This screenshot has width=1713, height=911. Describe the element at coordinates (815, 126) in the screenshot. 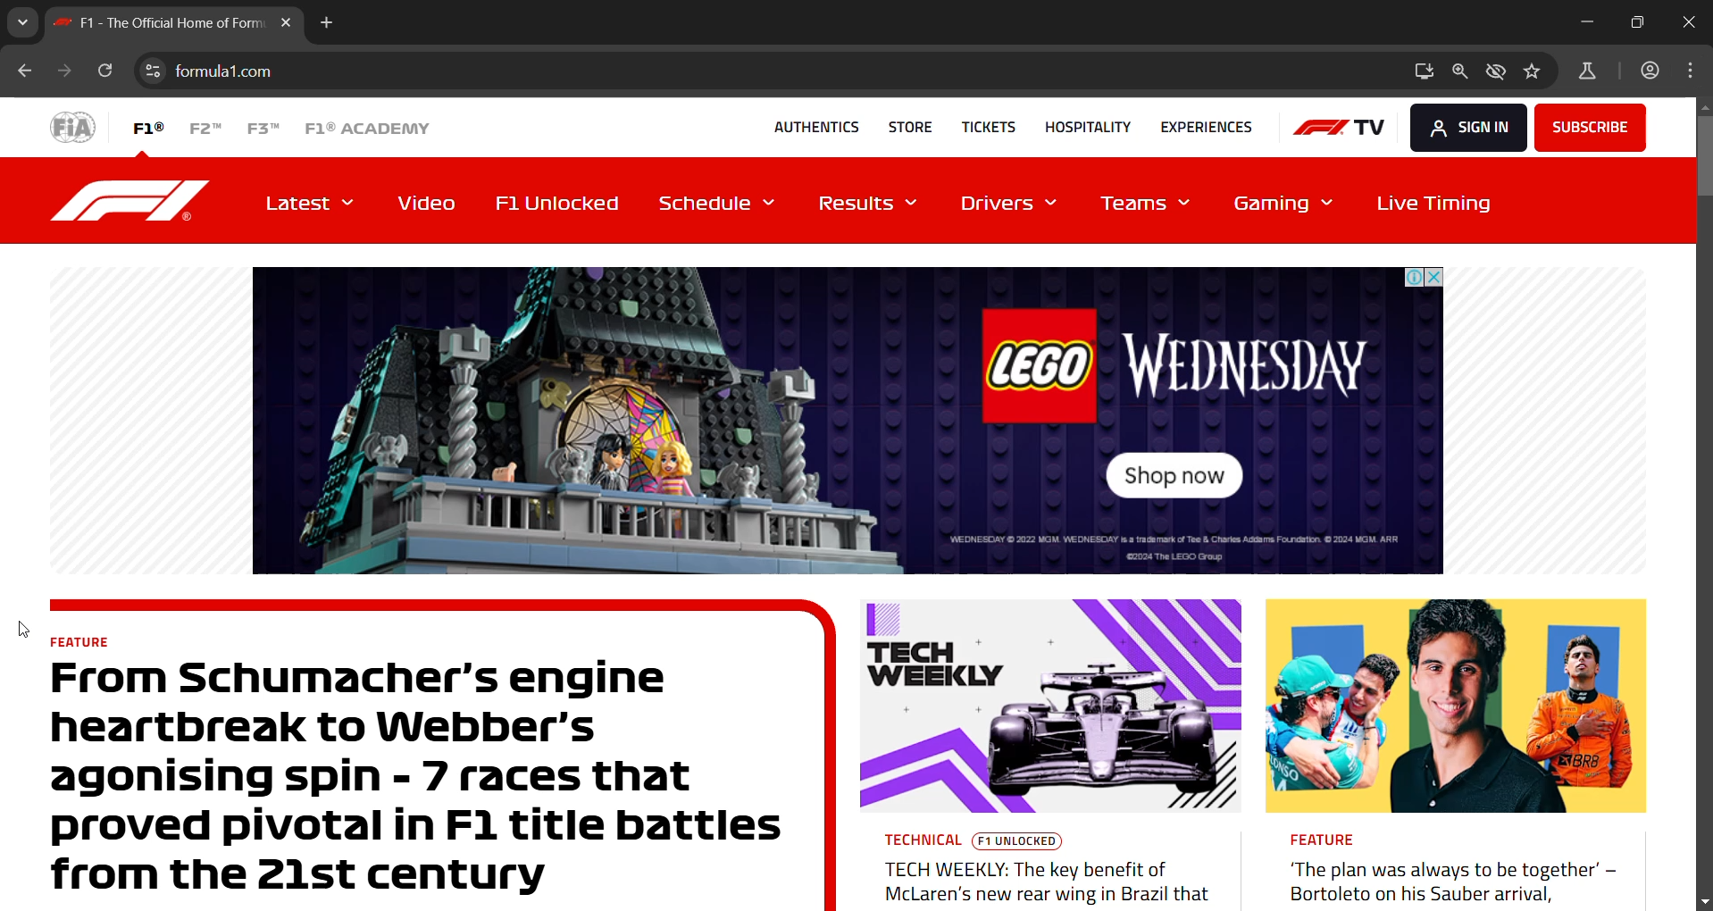

I see `AUTHENTICS` at that location.